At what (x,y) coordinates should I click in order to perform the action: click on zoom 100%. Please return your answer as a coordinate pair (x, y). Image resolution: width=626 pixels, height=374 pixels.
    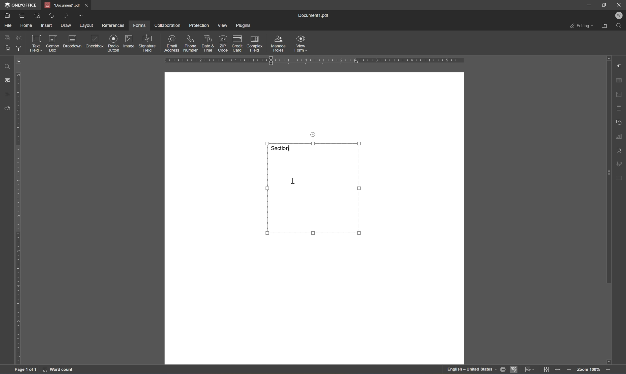
    Looking at the image, I should click on (588, 370).